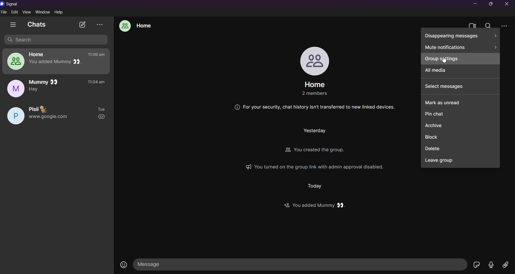 This screenshot has width=515, height=274. I want to click on group name, so click(314, 84).